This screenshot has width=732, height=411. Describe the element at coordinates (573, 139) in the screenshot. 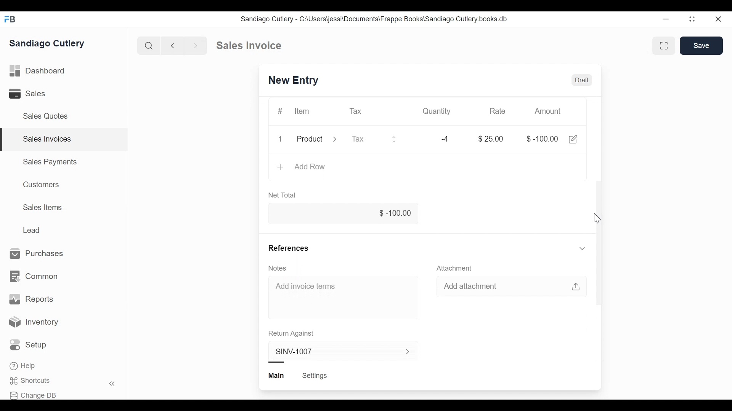

I see `Edit` at that location.